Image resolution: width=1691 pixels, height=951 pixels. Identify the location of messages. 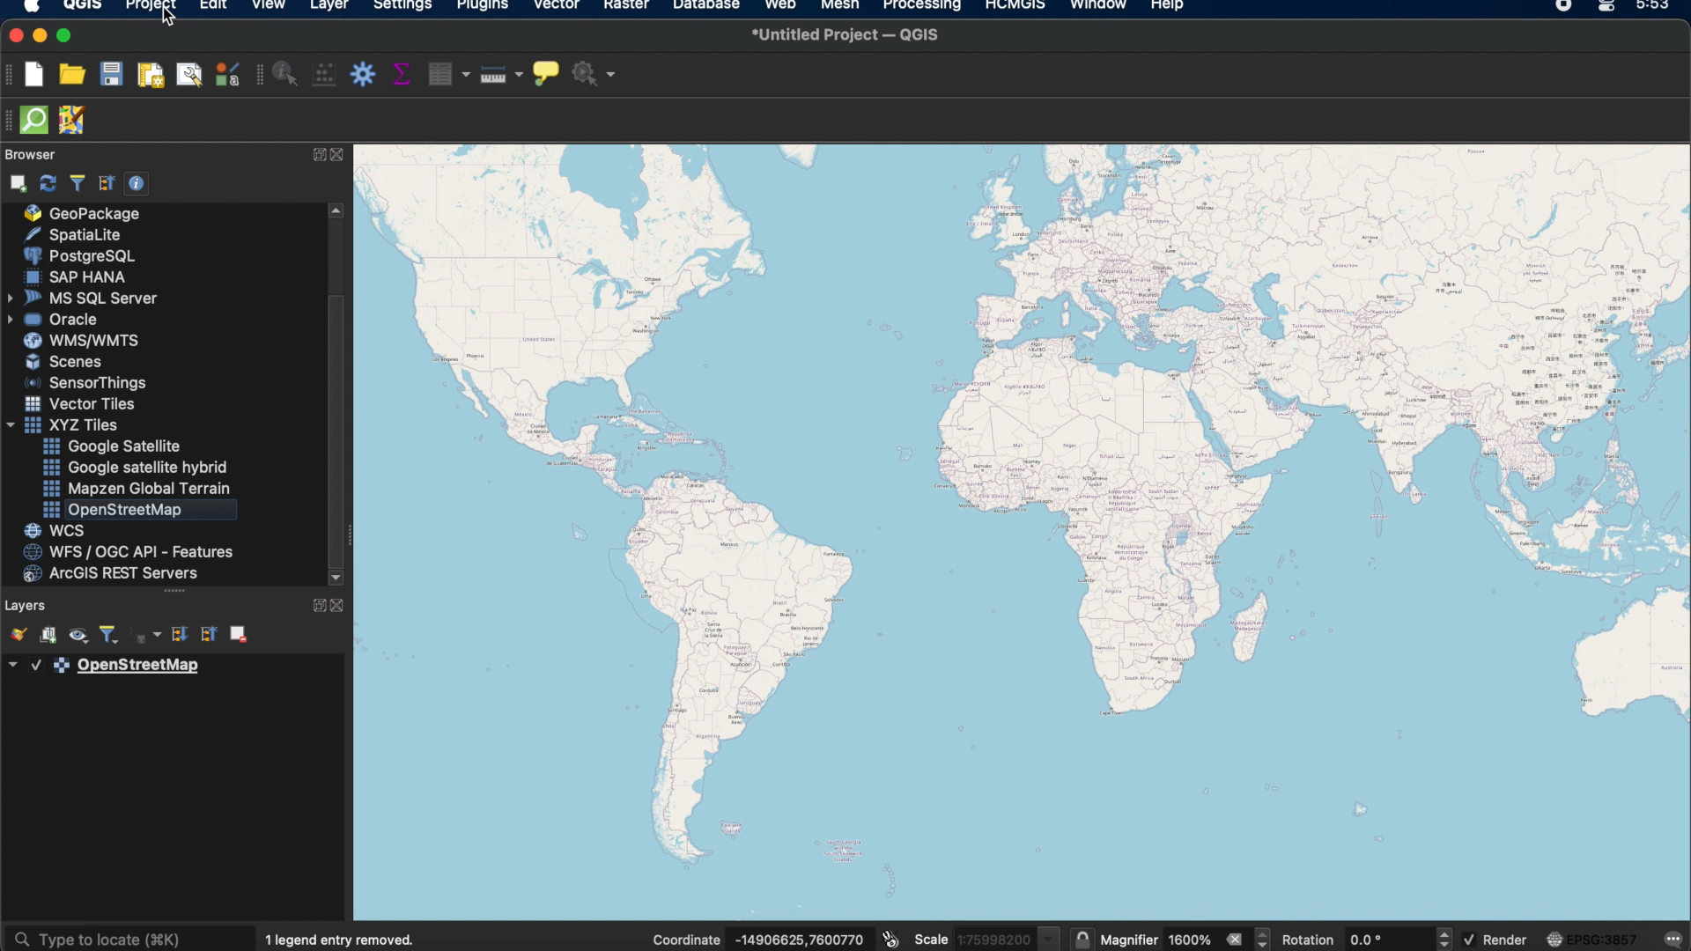
(1673, 937).